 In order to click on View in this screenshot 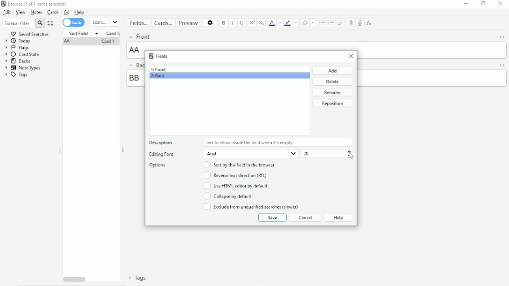, I will do `click(21, 13)`.